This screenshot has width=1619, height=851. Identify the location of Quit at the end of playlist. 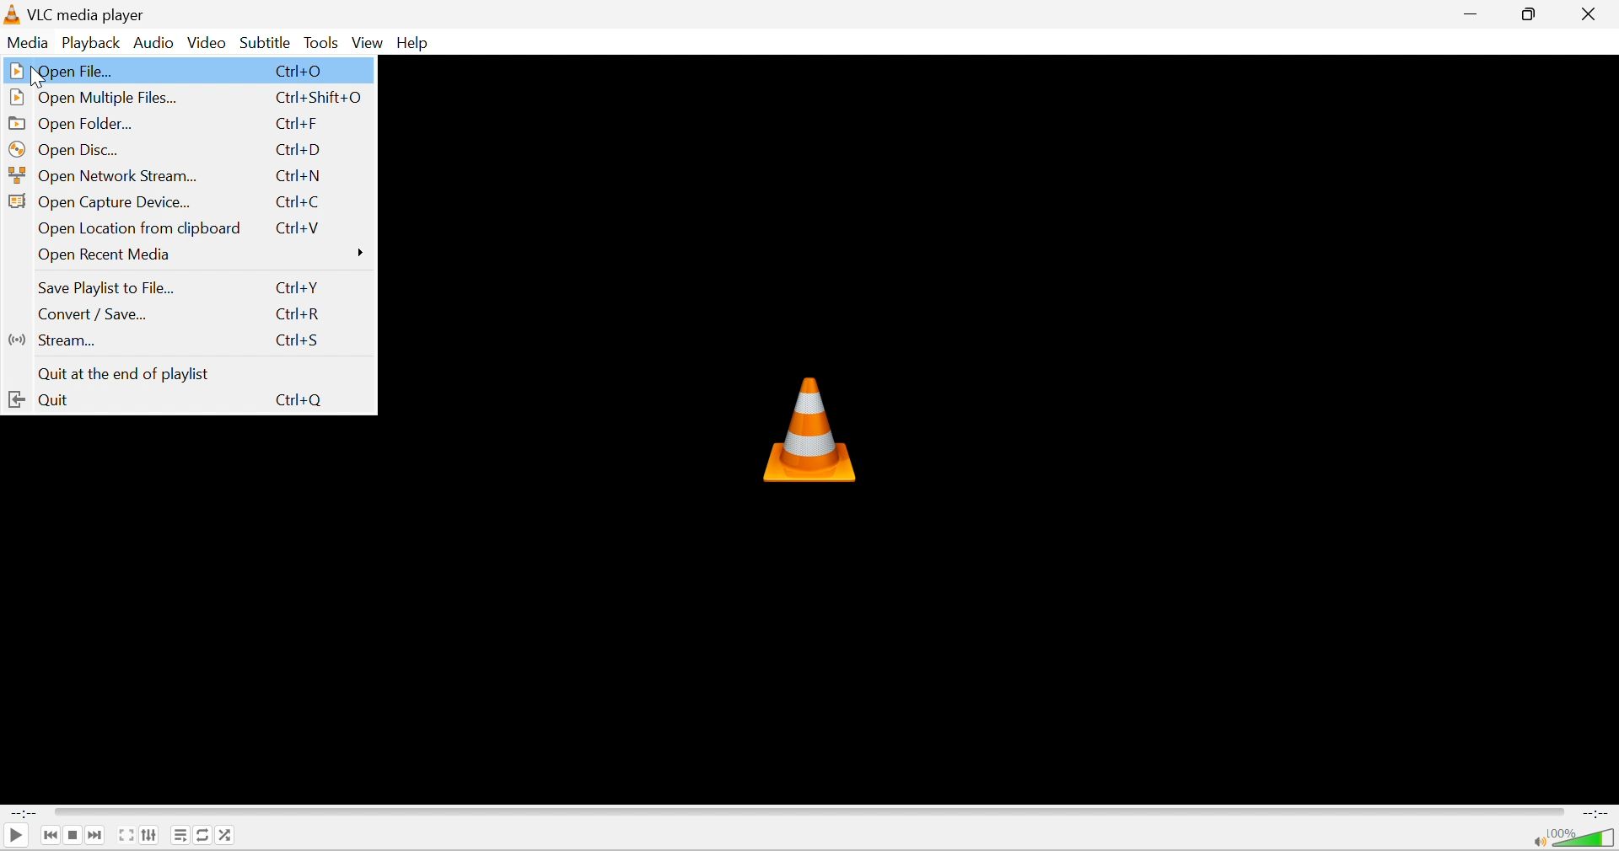
(122, 375).